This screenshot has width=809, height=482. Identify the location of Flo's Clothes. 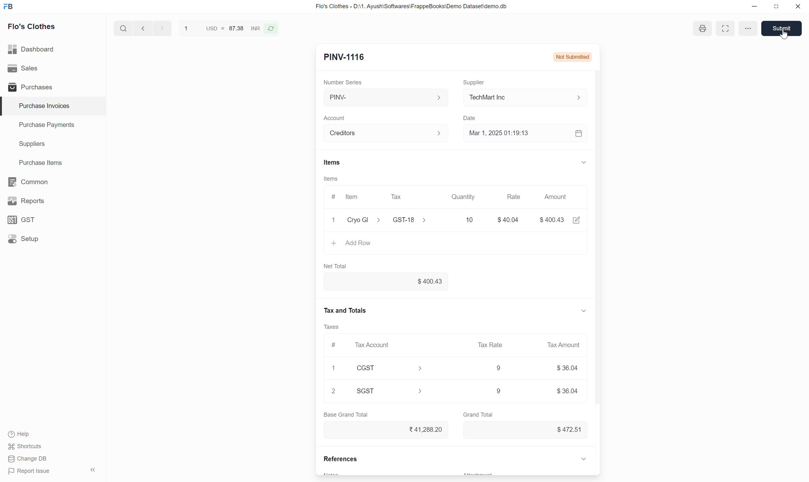
(33, 28).